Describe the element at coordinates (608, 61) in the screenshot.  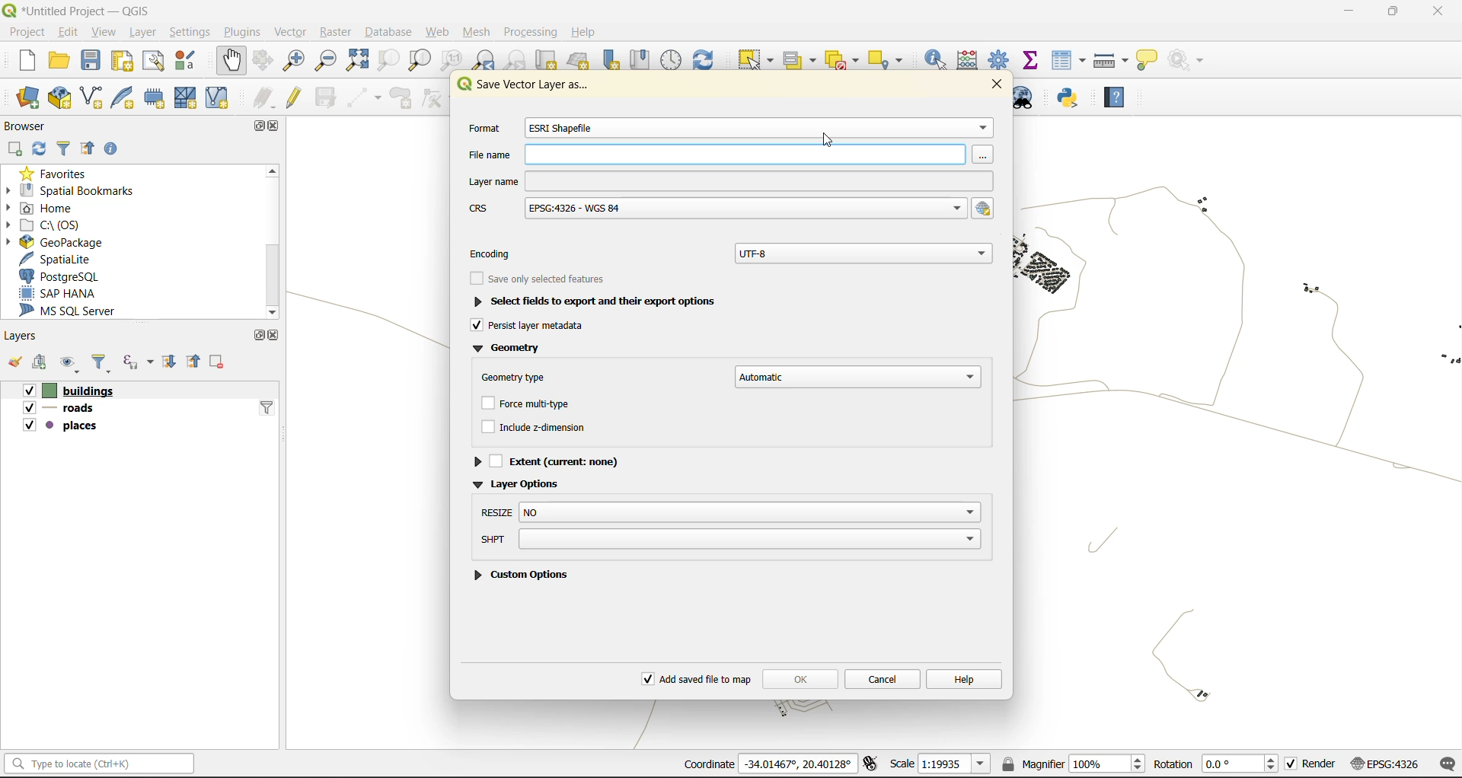
I see `new spatial bookmarks` at that location.